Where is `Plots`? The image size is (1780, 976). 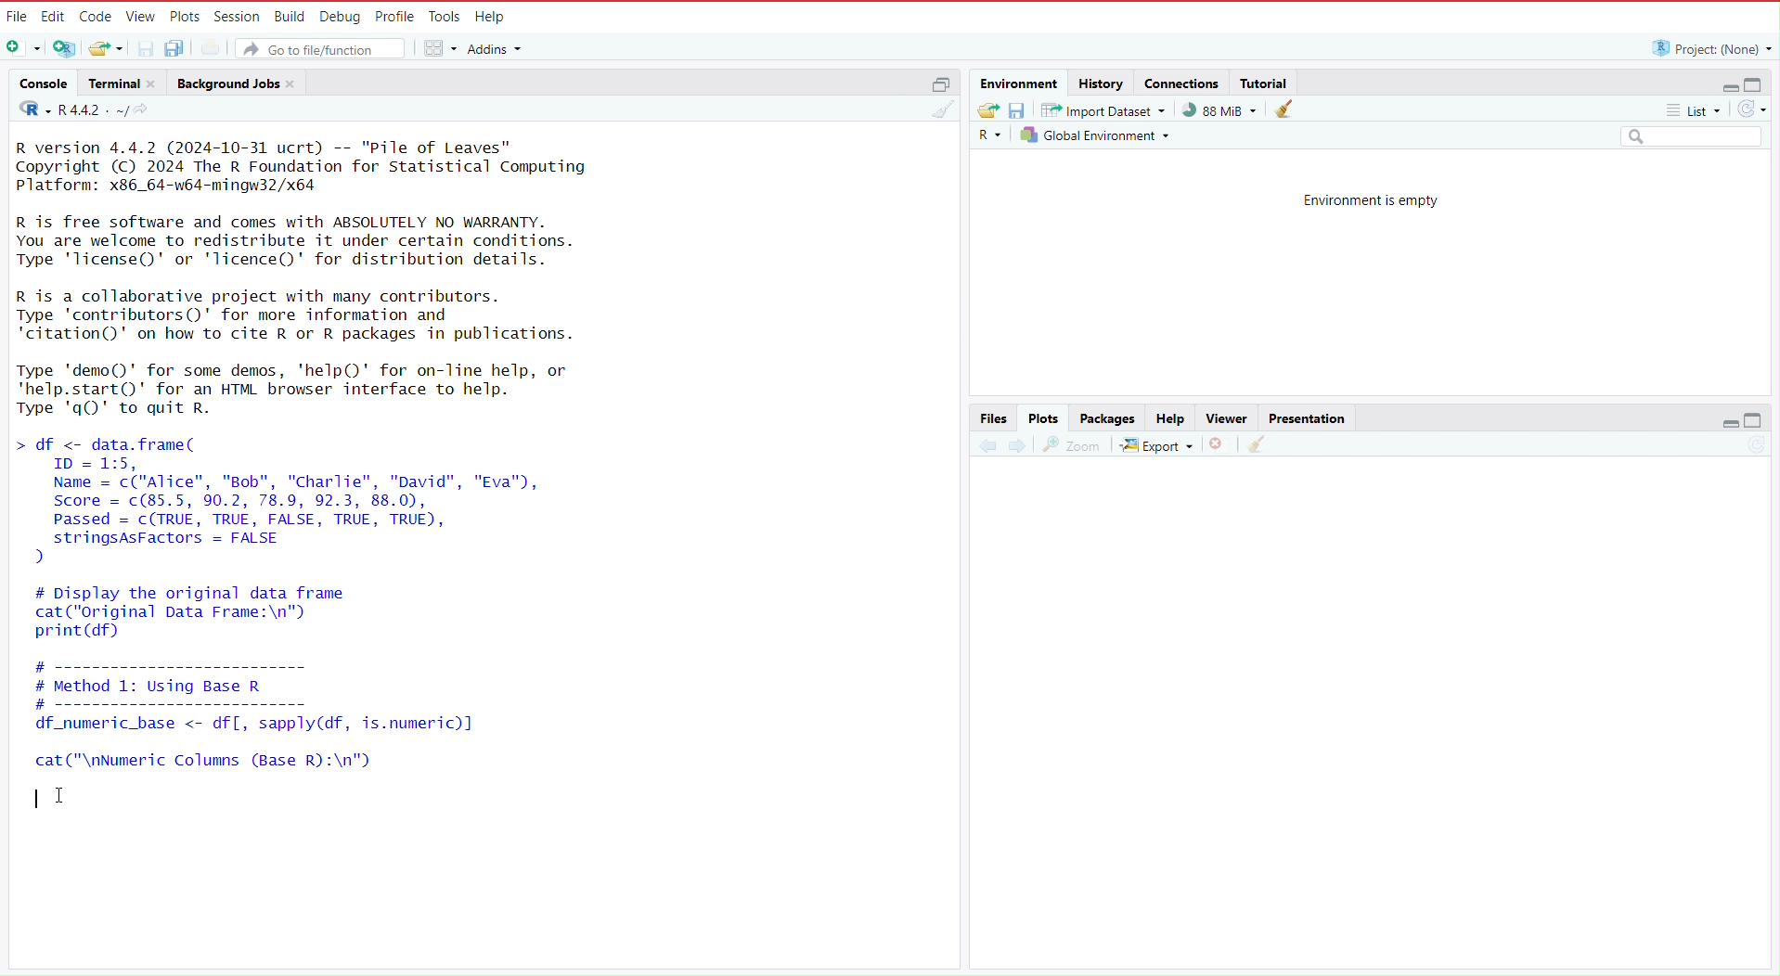
Plots is located at coordinates (187, 16).